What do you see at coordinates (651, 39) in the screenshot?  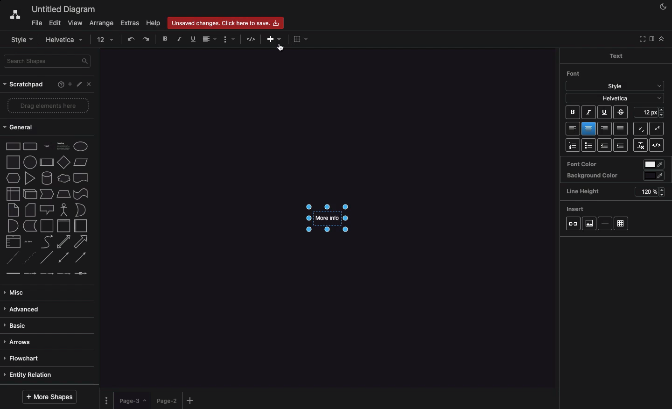 I see `Sidebar` at bounding box center [651, 39].